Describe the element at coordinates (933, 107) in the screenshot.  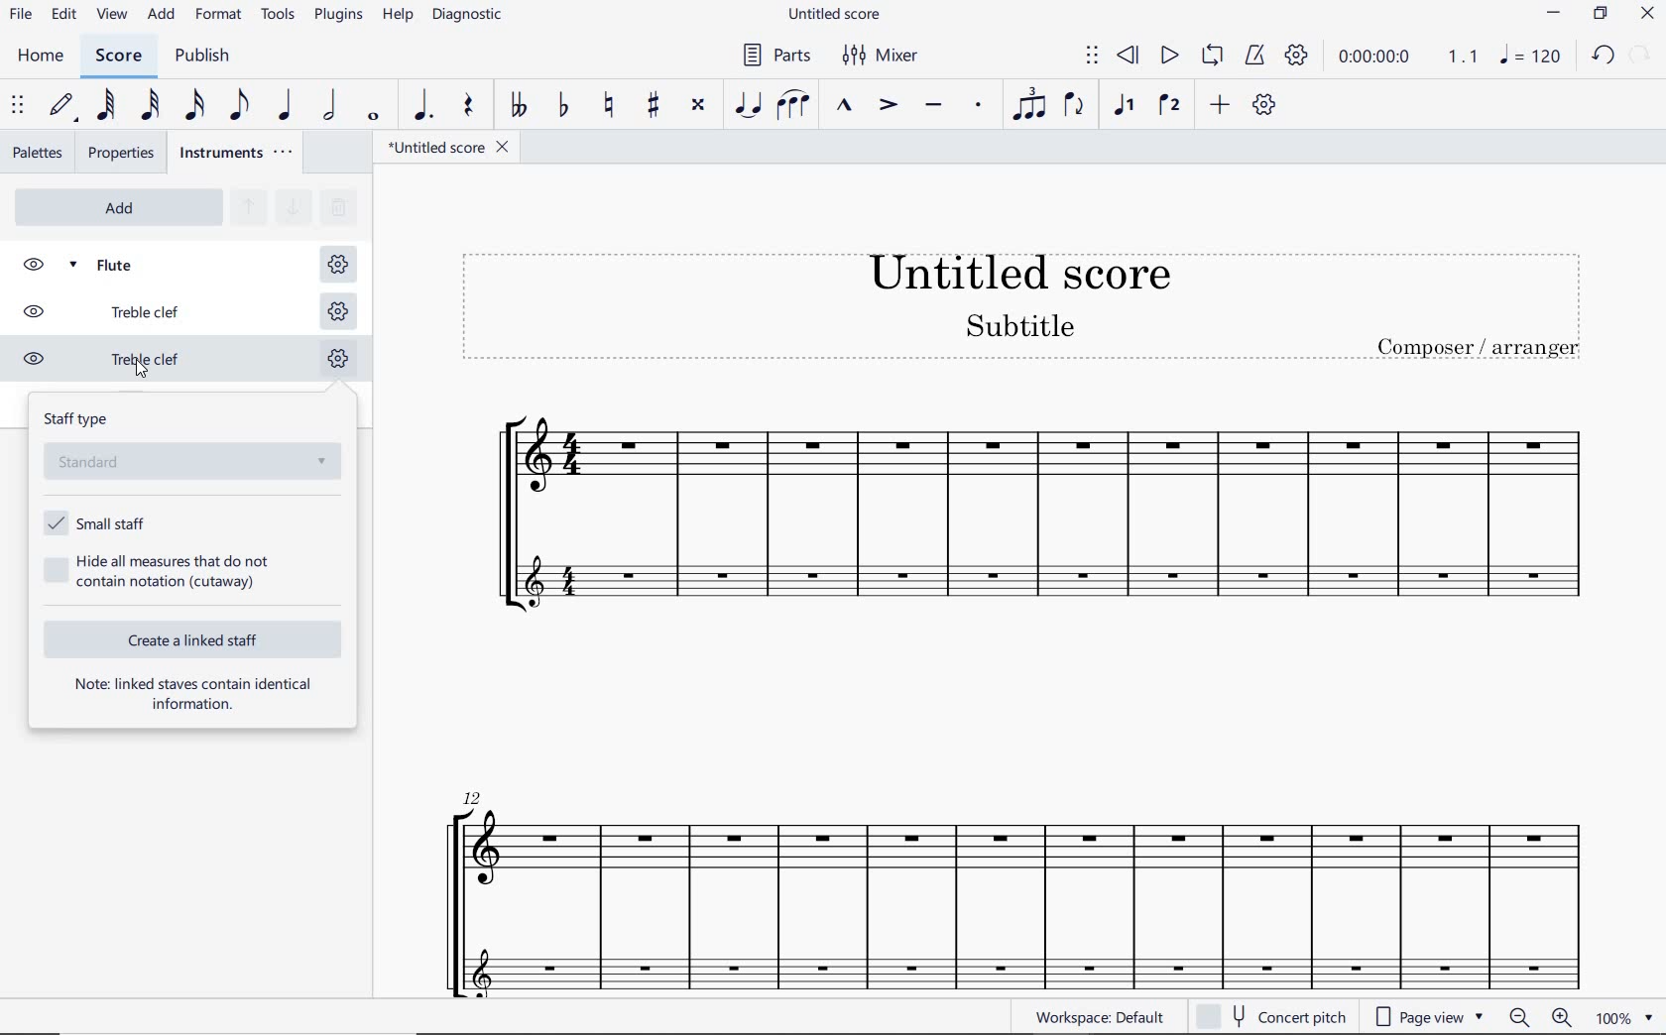
I see `TENUTO` at that location.